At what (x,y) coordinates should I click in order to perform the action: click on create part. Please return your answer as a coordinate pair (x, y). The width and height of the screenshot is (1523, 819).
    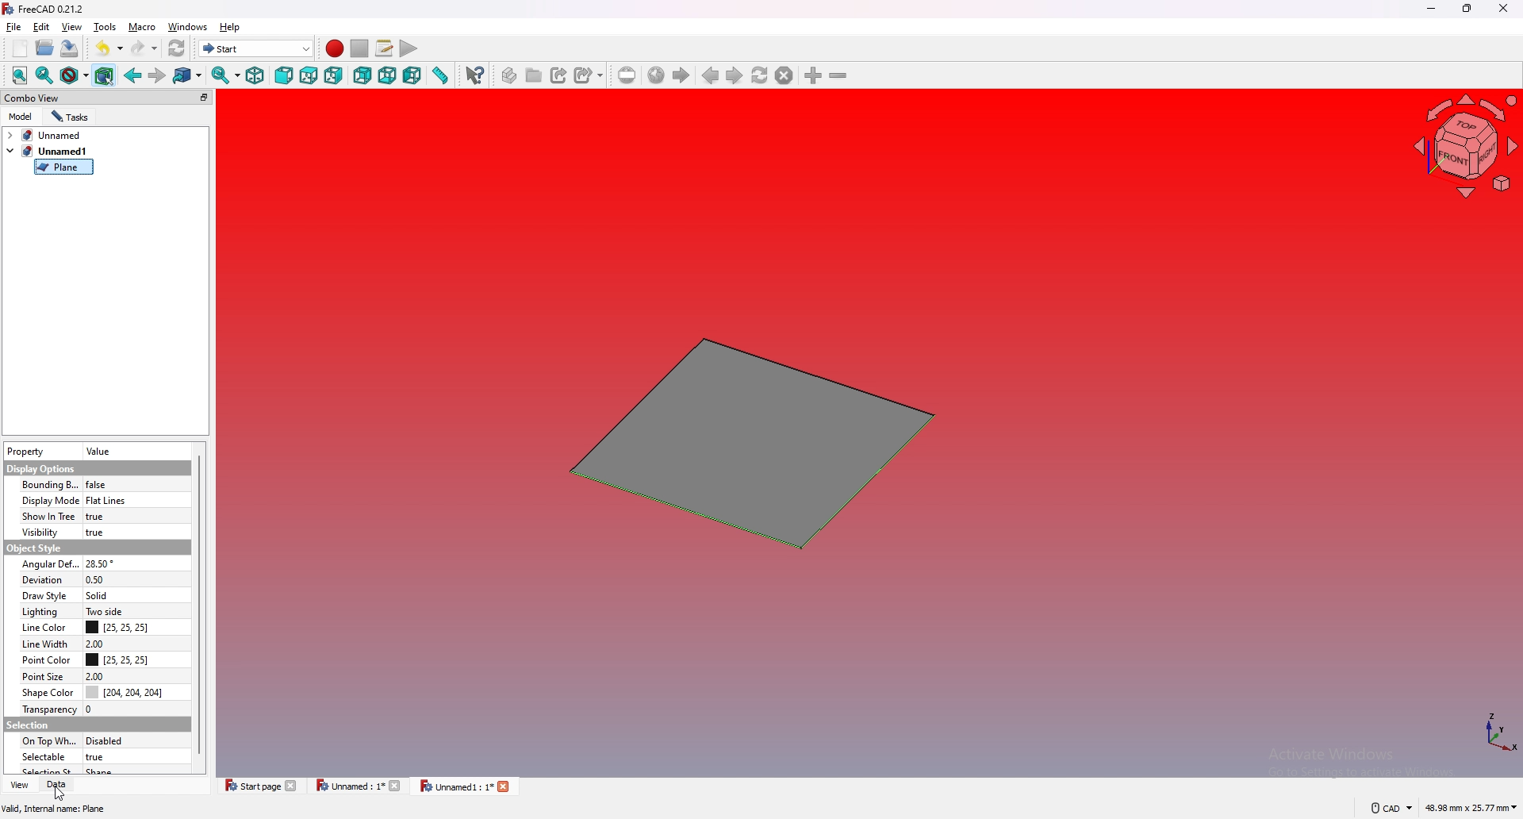
    Looking at the image, I should click on (511, 75).